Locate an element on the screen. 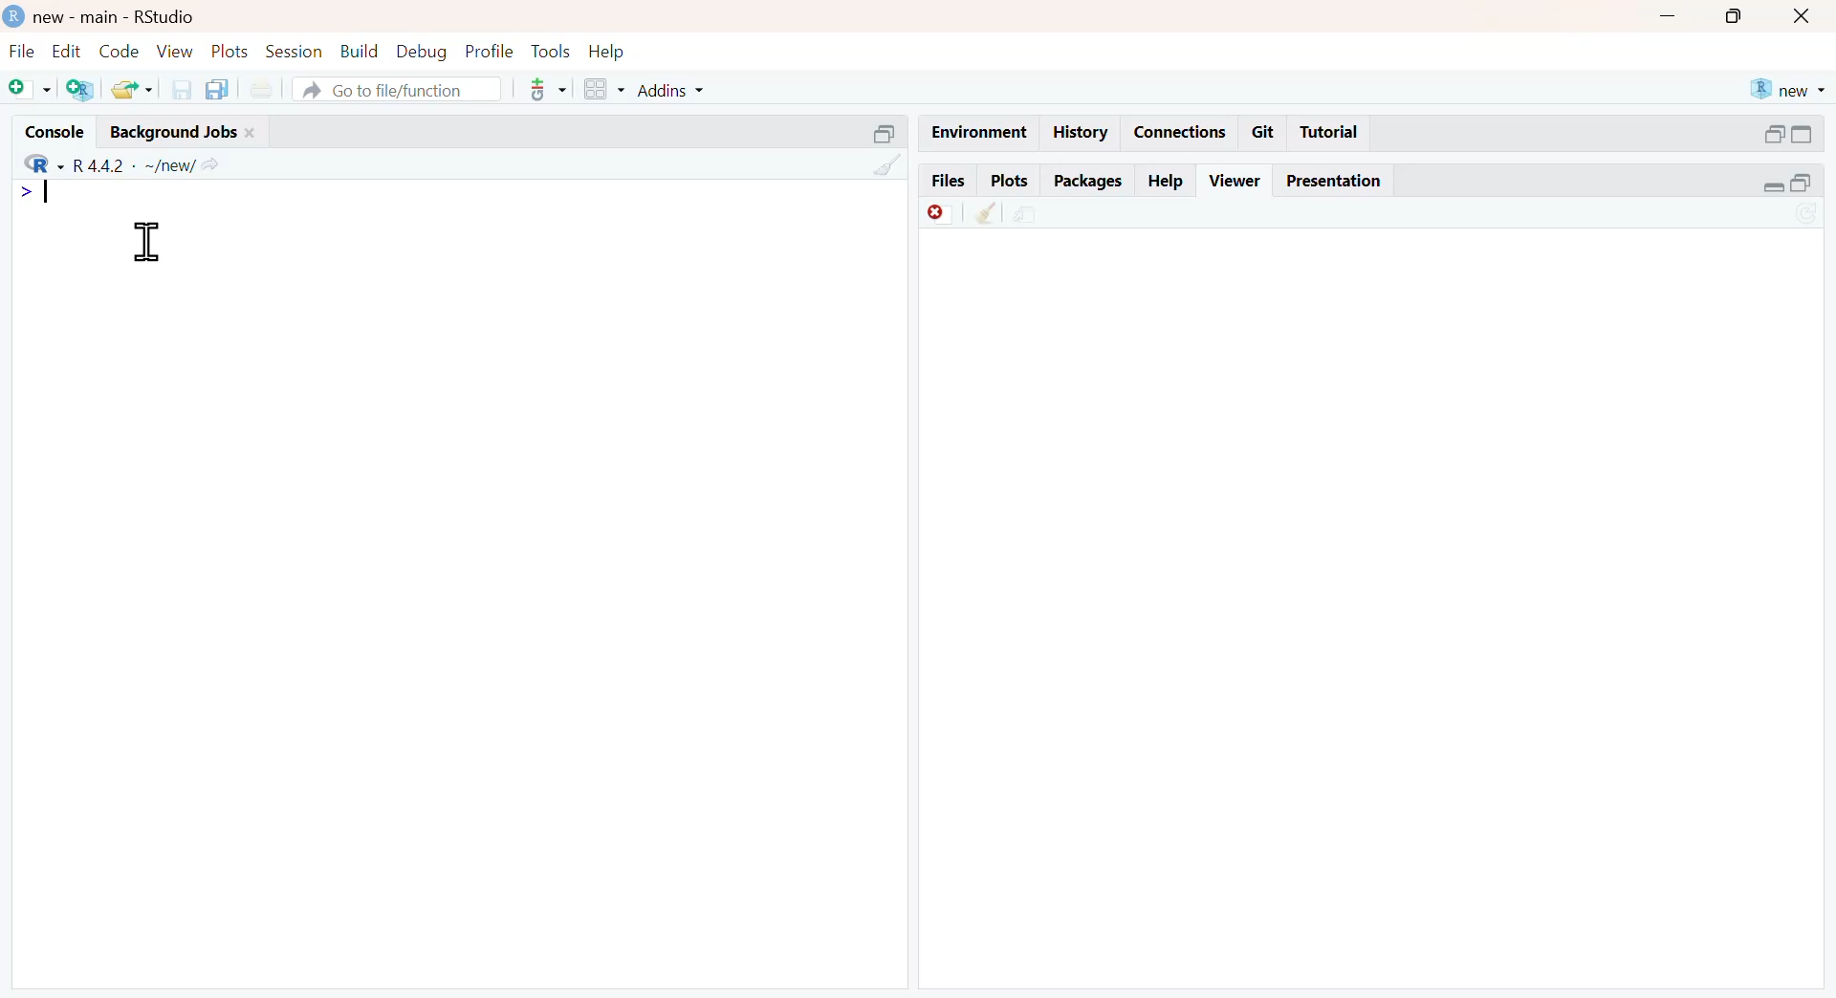  git is located at coordinates (1264, 132).